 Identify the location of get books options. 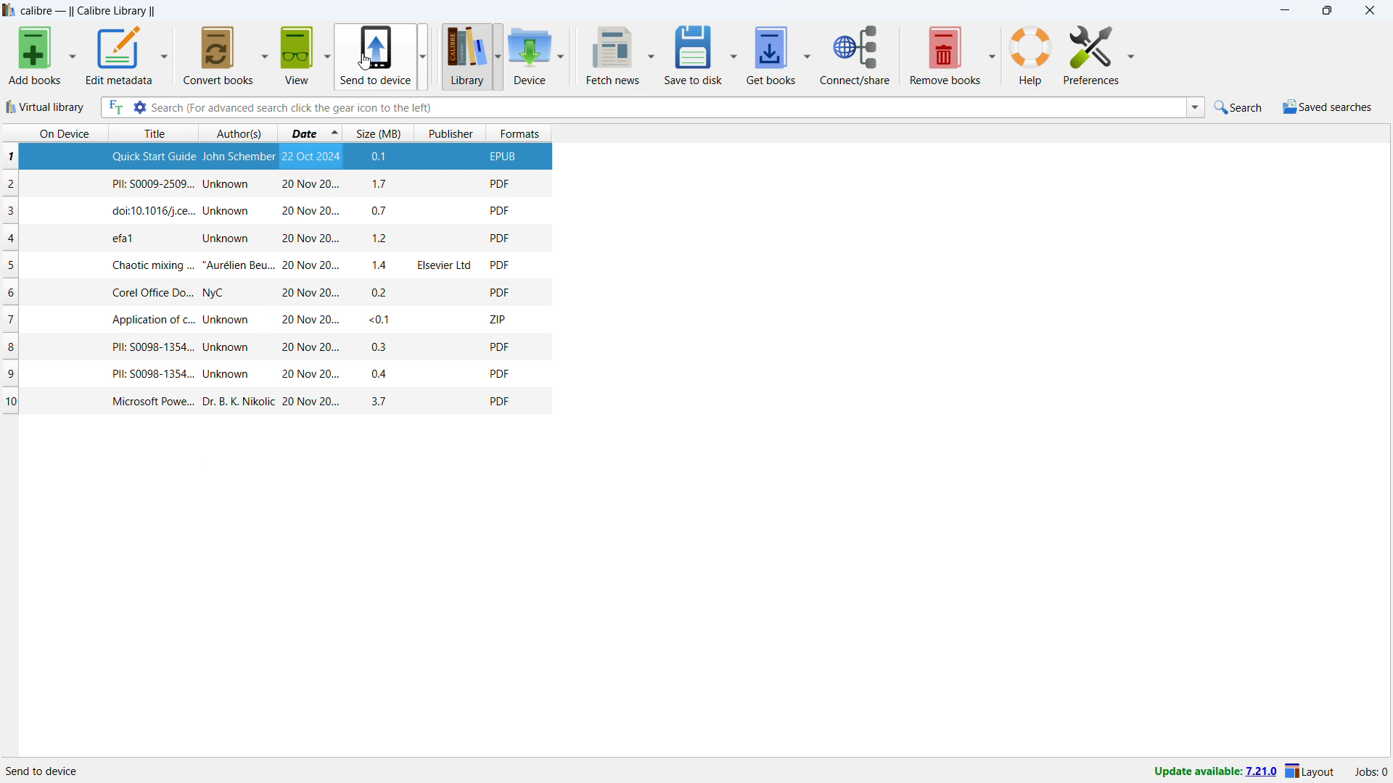
(807, 55).